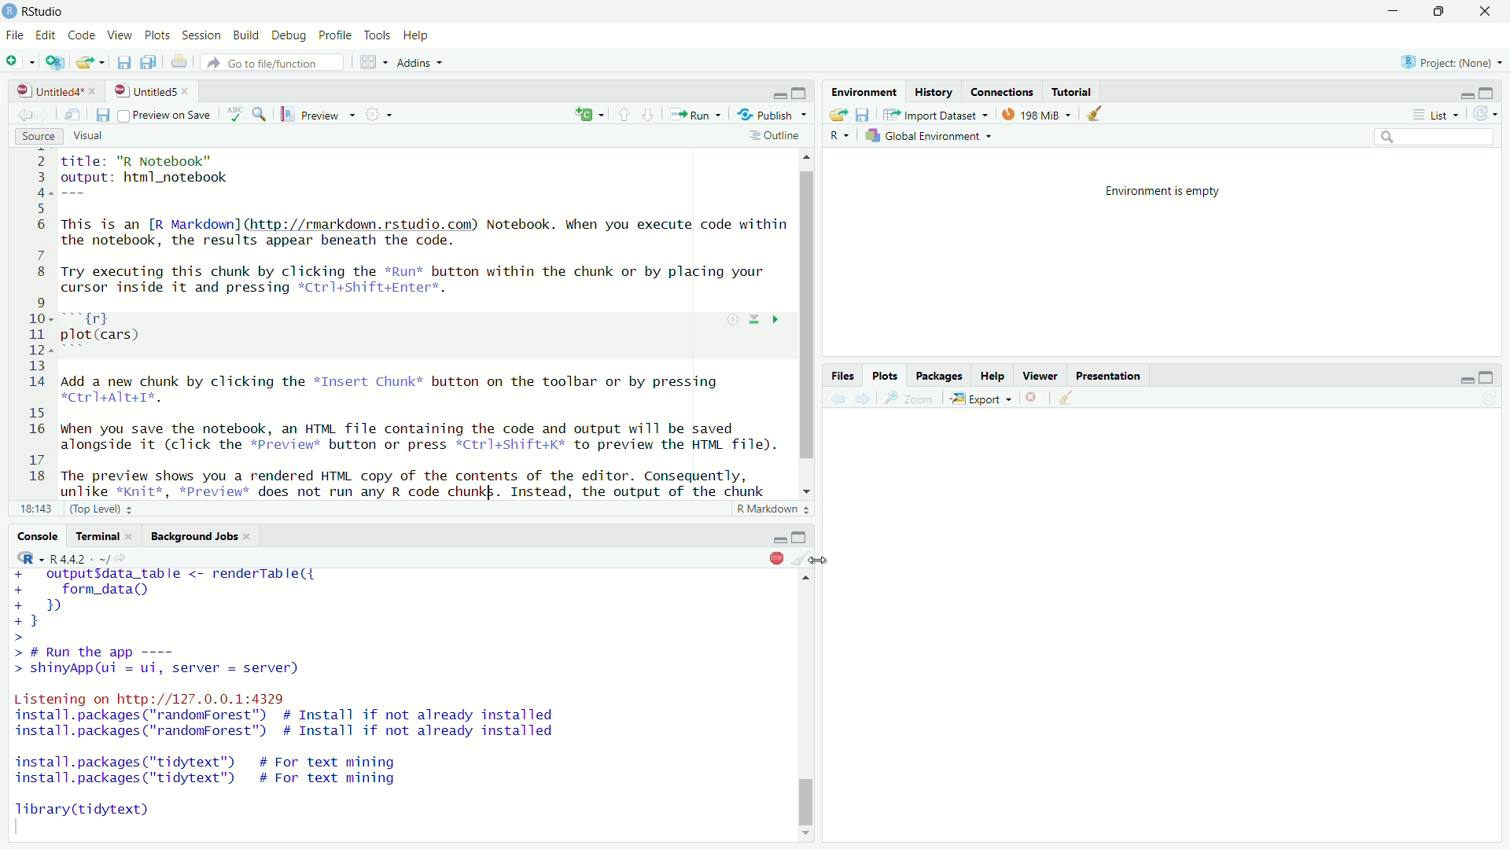 Image resolution: width=1510 pixels, height=849 pixels. Describe the element at coordinates (995, 377) in the screenshot. I see `Help` at that location.